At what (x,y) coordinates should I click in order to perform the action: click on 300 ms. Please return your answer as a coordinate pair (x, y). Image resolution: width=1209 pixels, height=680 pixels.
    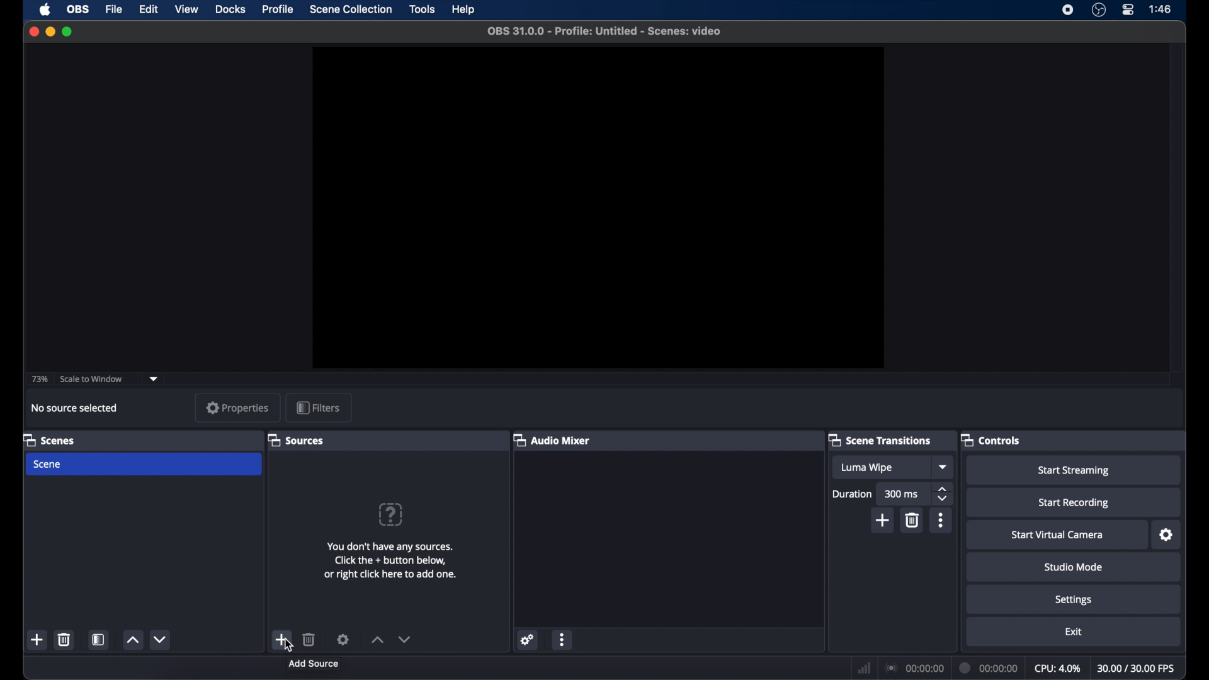
    Looking at the image, I should click on (902, 494).